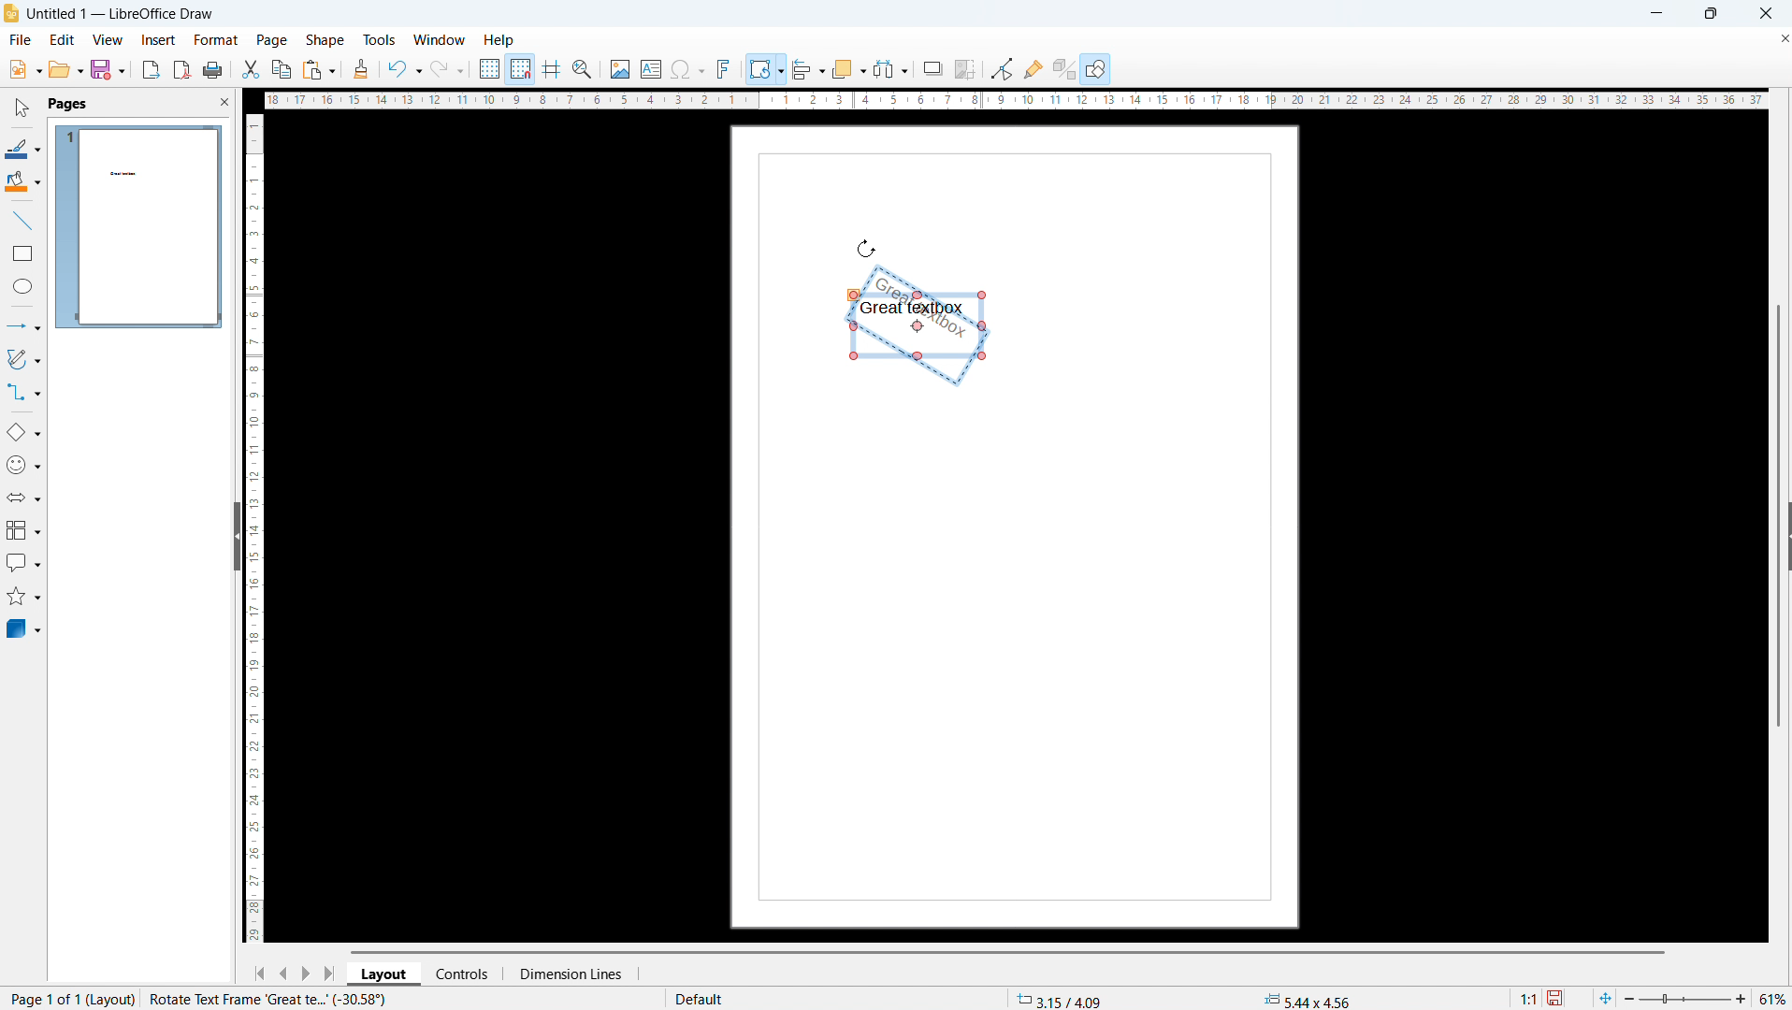 Image resolution: width=1792 pixels, height=1010 pixels. What do you see at coordinates (965, 68) in the screenshot?
I see `crop image` at bounding box center [965, 68].